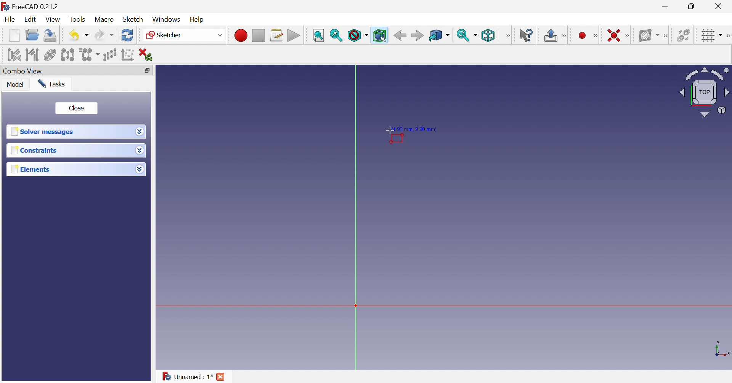  I want to click on Redo, so click(103, 35).